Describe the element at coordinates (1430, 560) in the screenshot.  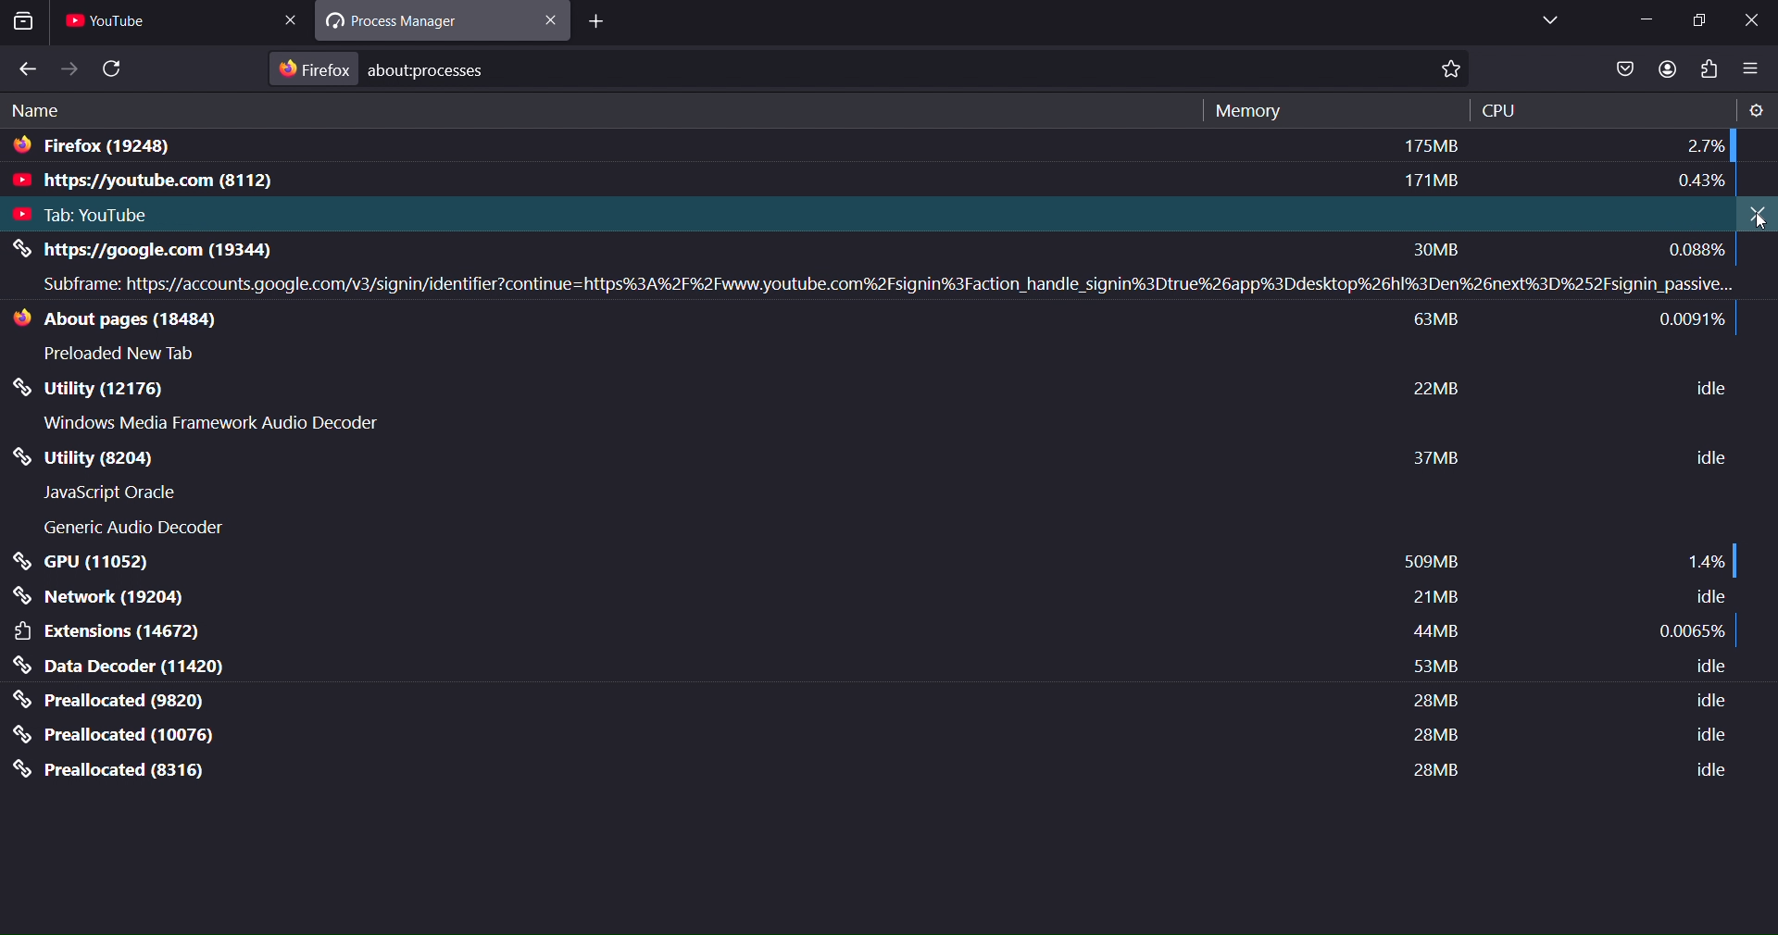
I see `509mb` at that location.